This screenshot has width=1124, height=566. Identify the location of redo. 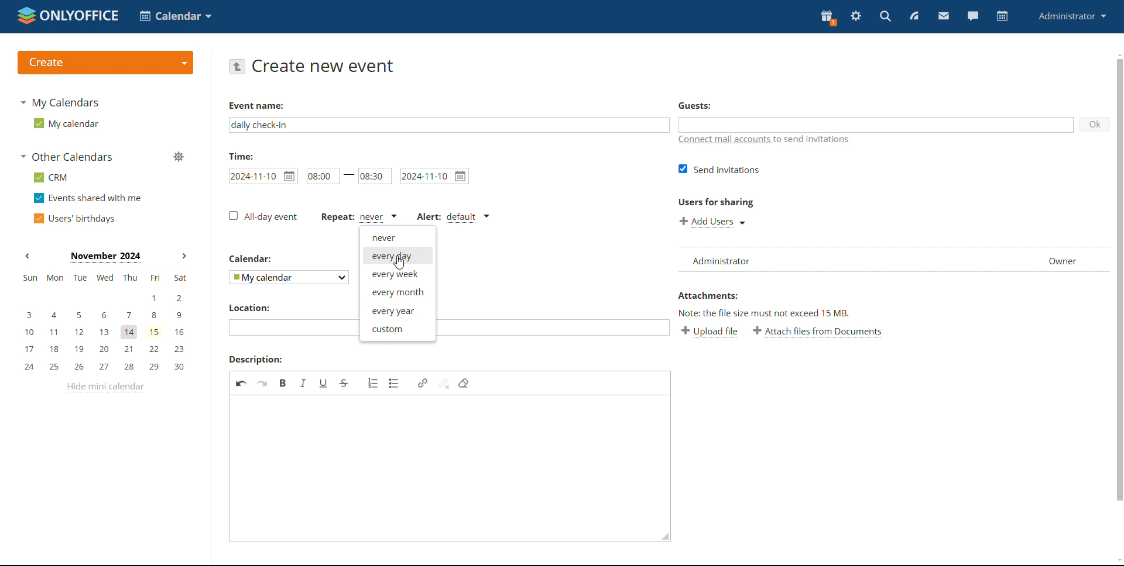
(263, 383).